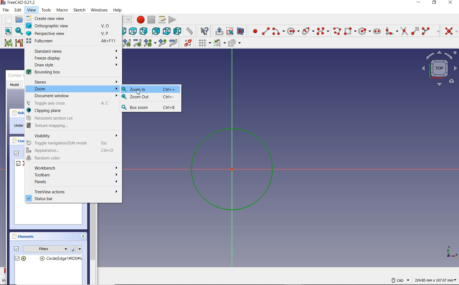 The height and width of the screenshot is (285, 459). Describe the element at coordinates (62, 10) in the screenshot. I see `macro` at that location.